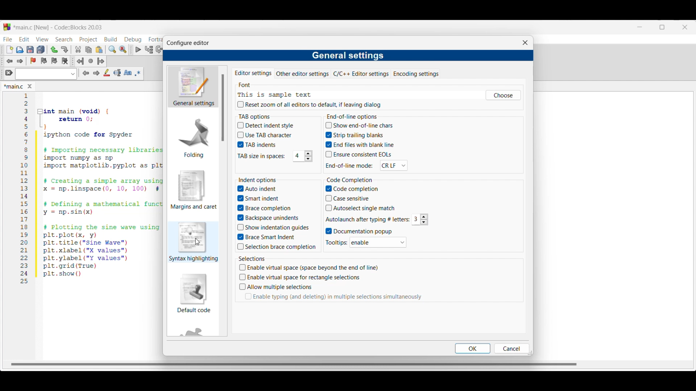 This screenshot has height=391, width=696. What do you see at coordinates (266, 125) in the screenshot?
I see `Detect indent style` at bounding box center [266, 125].